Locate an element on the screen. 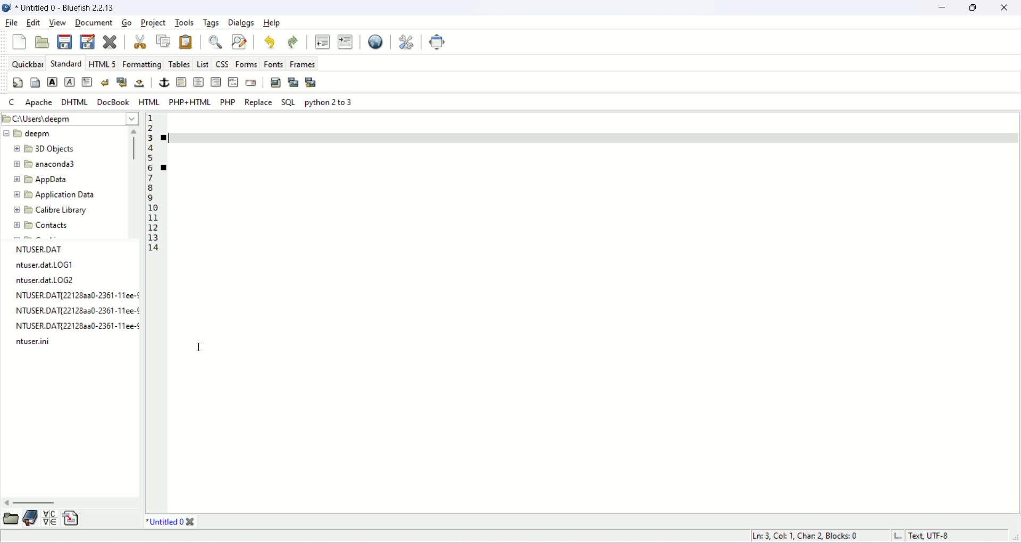 The image size is (1021, 543). filename is located at coordinates (165, 522).